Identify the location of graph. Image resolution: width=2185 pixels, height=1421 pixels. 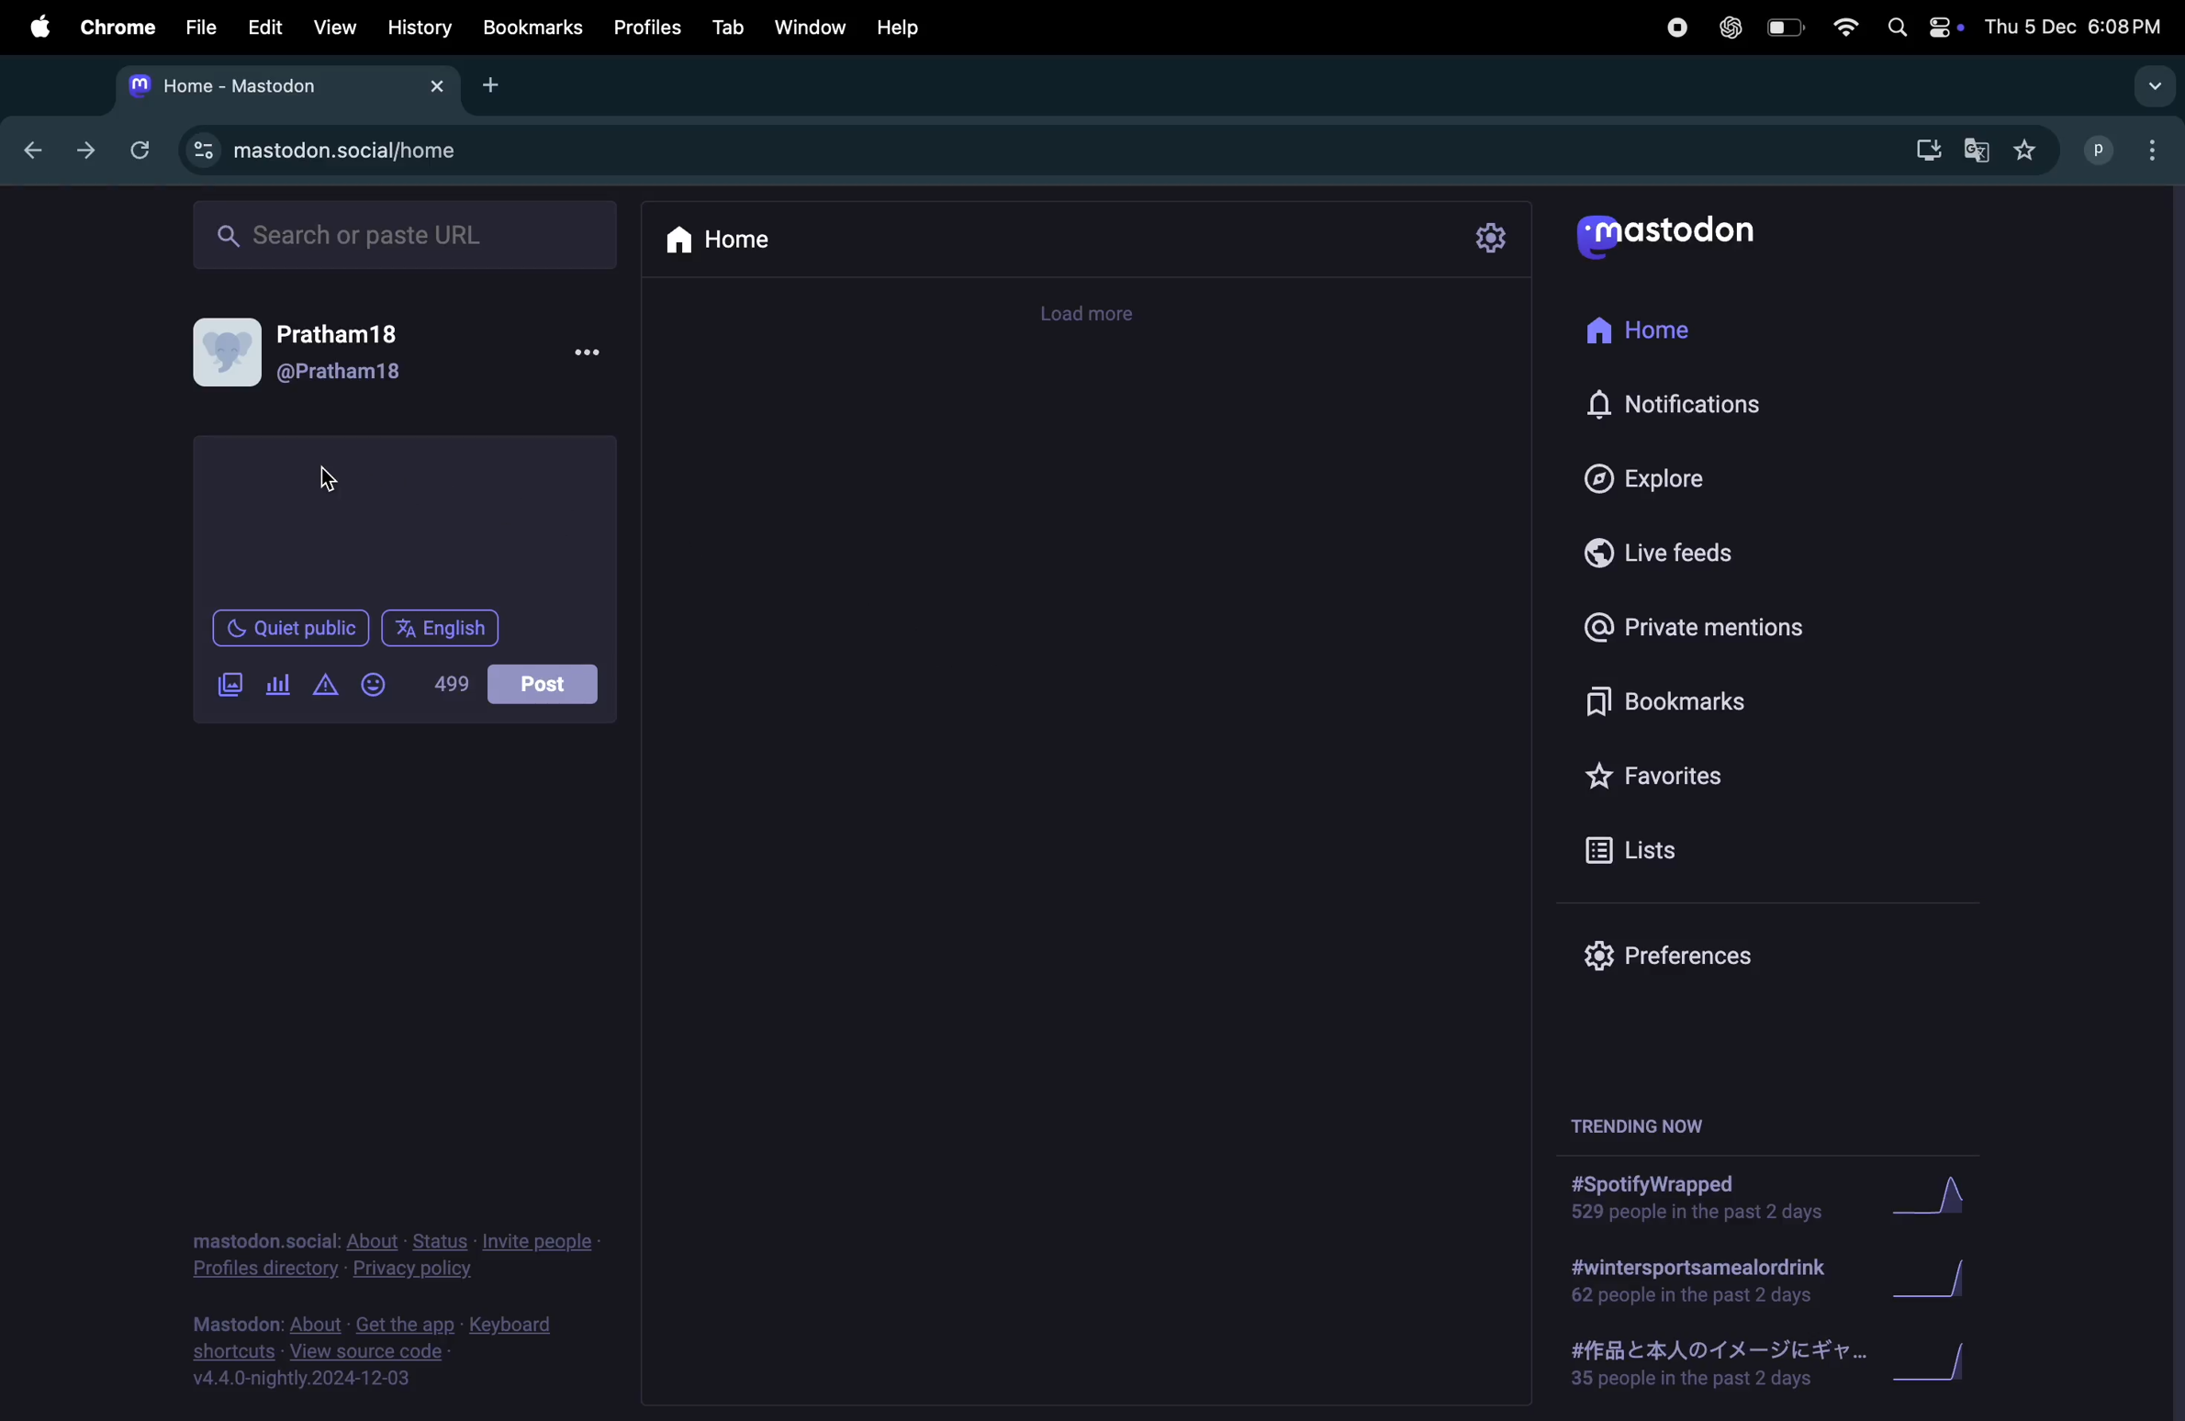
(1935, 1282).